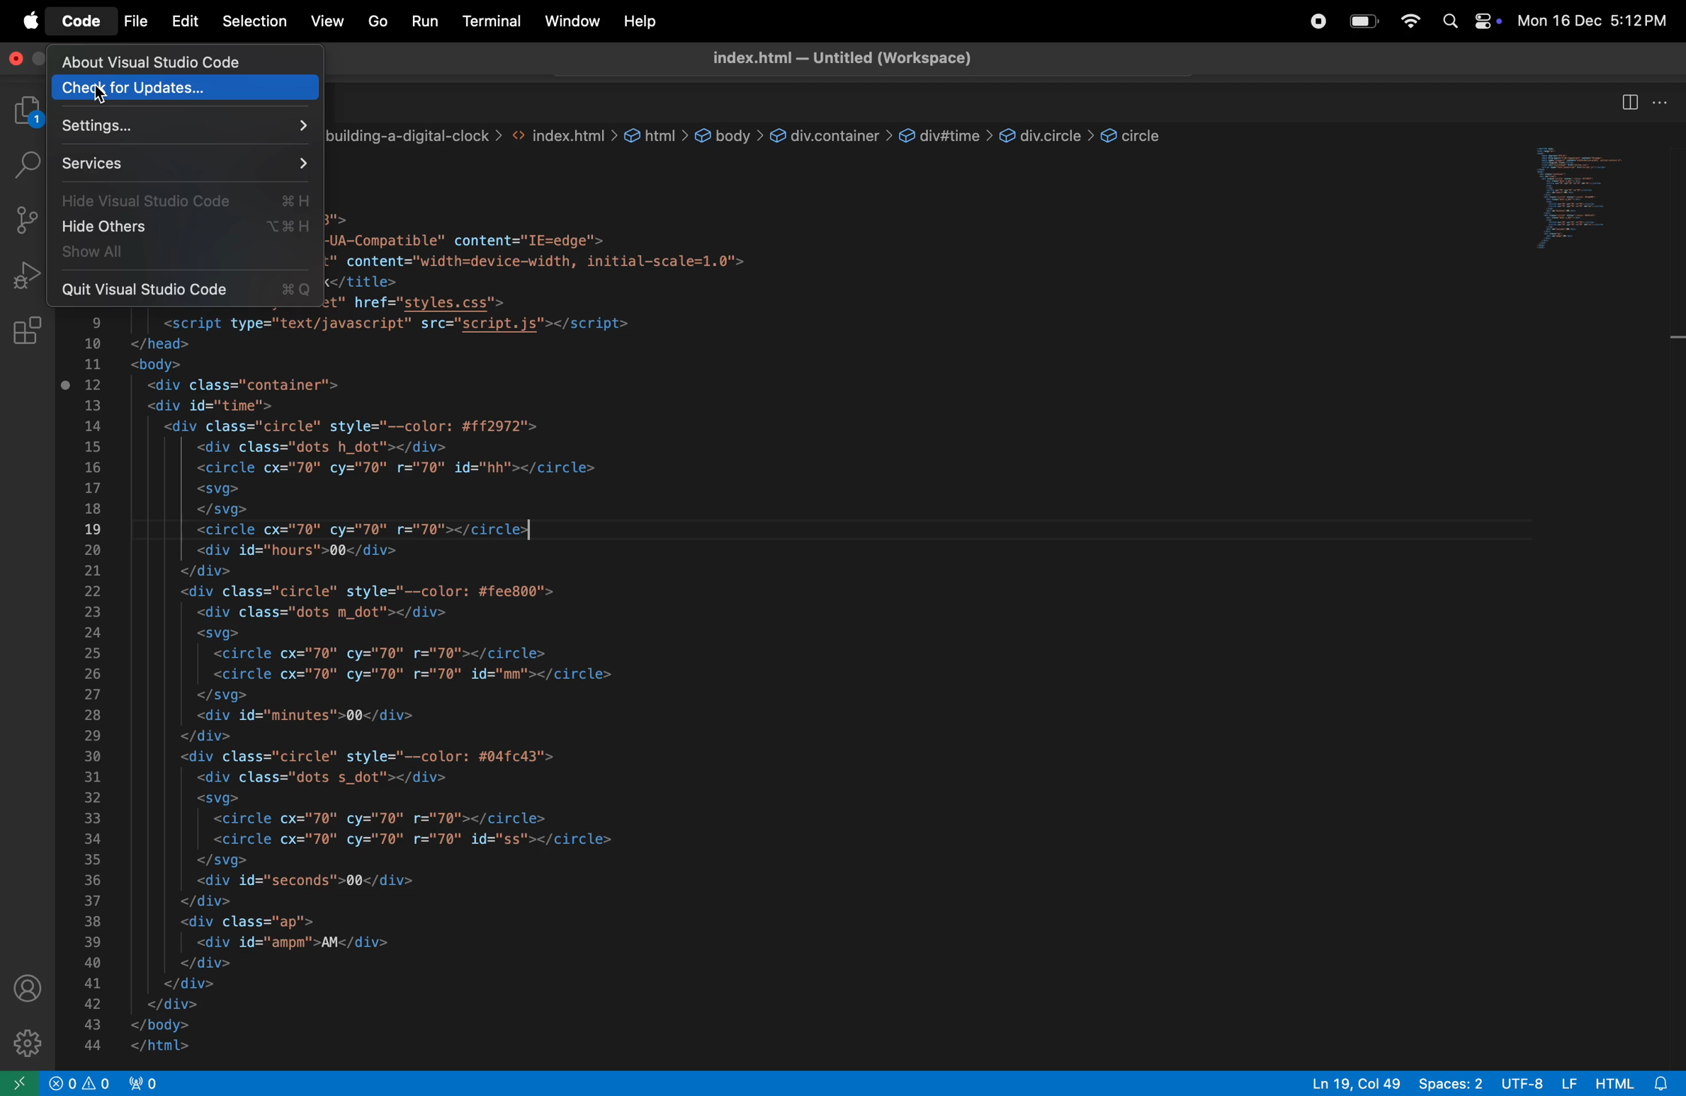 The height and width of the screenshot is (1096, 1686). Describe the element at coordinates (419, 838) in the screenshot. I see `<circle cx="70" cy="70" r="70" id="ss"></circle>` at that location.